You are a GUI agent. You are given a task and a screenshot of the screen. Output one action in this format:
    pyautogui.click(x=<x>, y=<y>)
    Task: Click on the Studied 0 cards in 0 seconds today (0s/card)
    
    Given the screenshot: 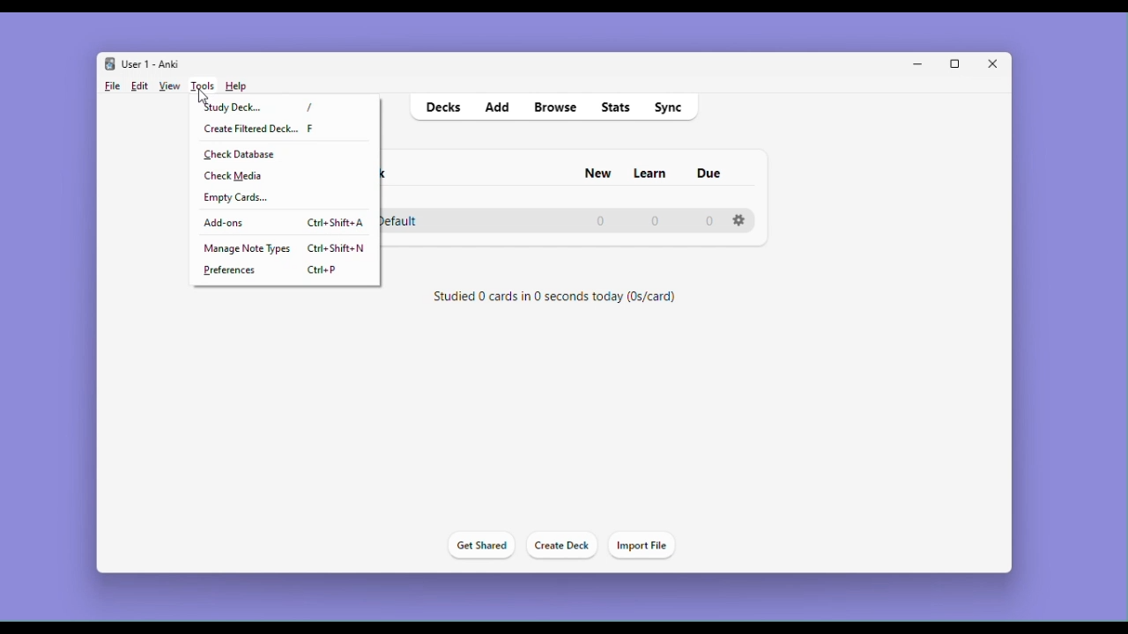 What is the action you would take?
    pyautogui.click(x=561, y=299)
    